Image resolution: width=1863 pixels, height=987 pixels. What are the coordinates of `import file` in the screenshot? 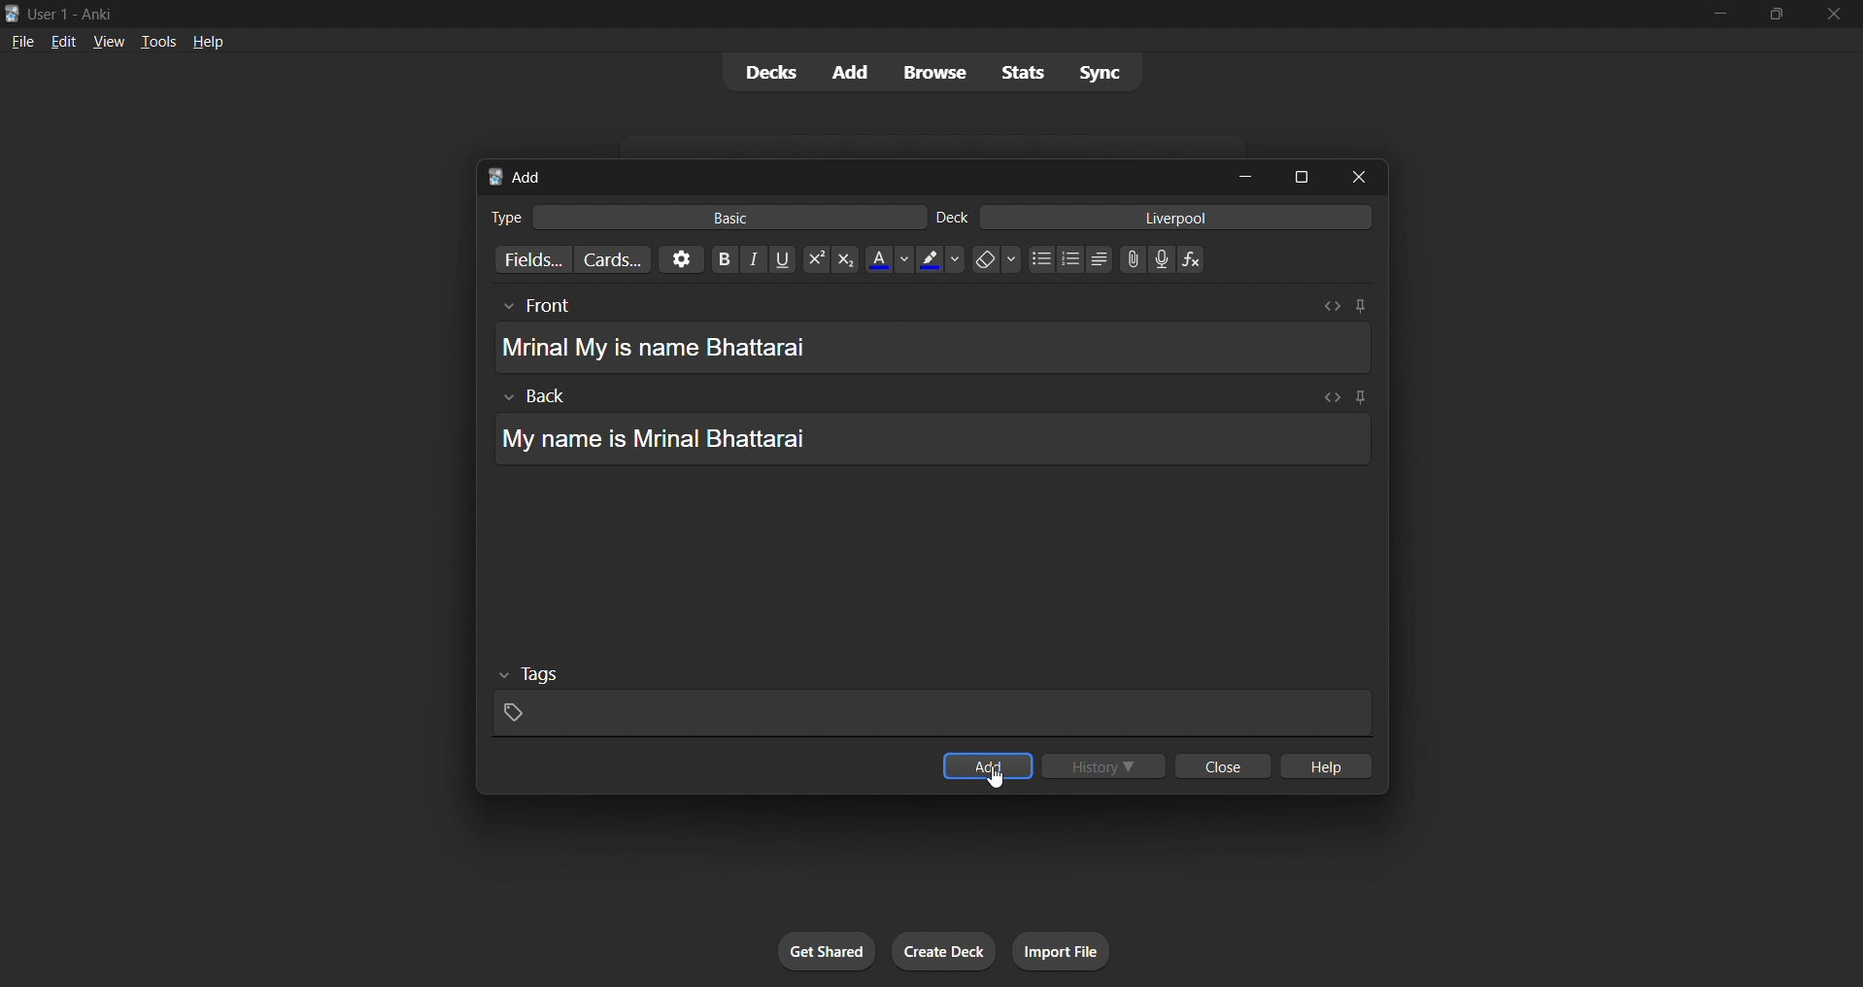 It's located at (1059, 948).